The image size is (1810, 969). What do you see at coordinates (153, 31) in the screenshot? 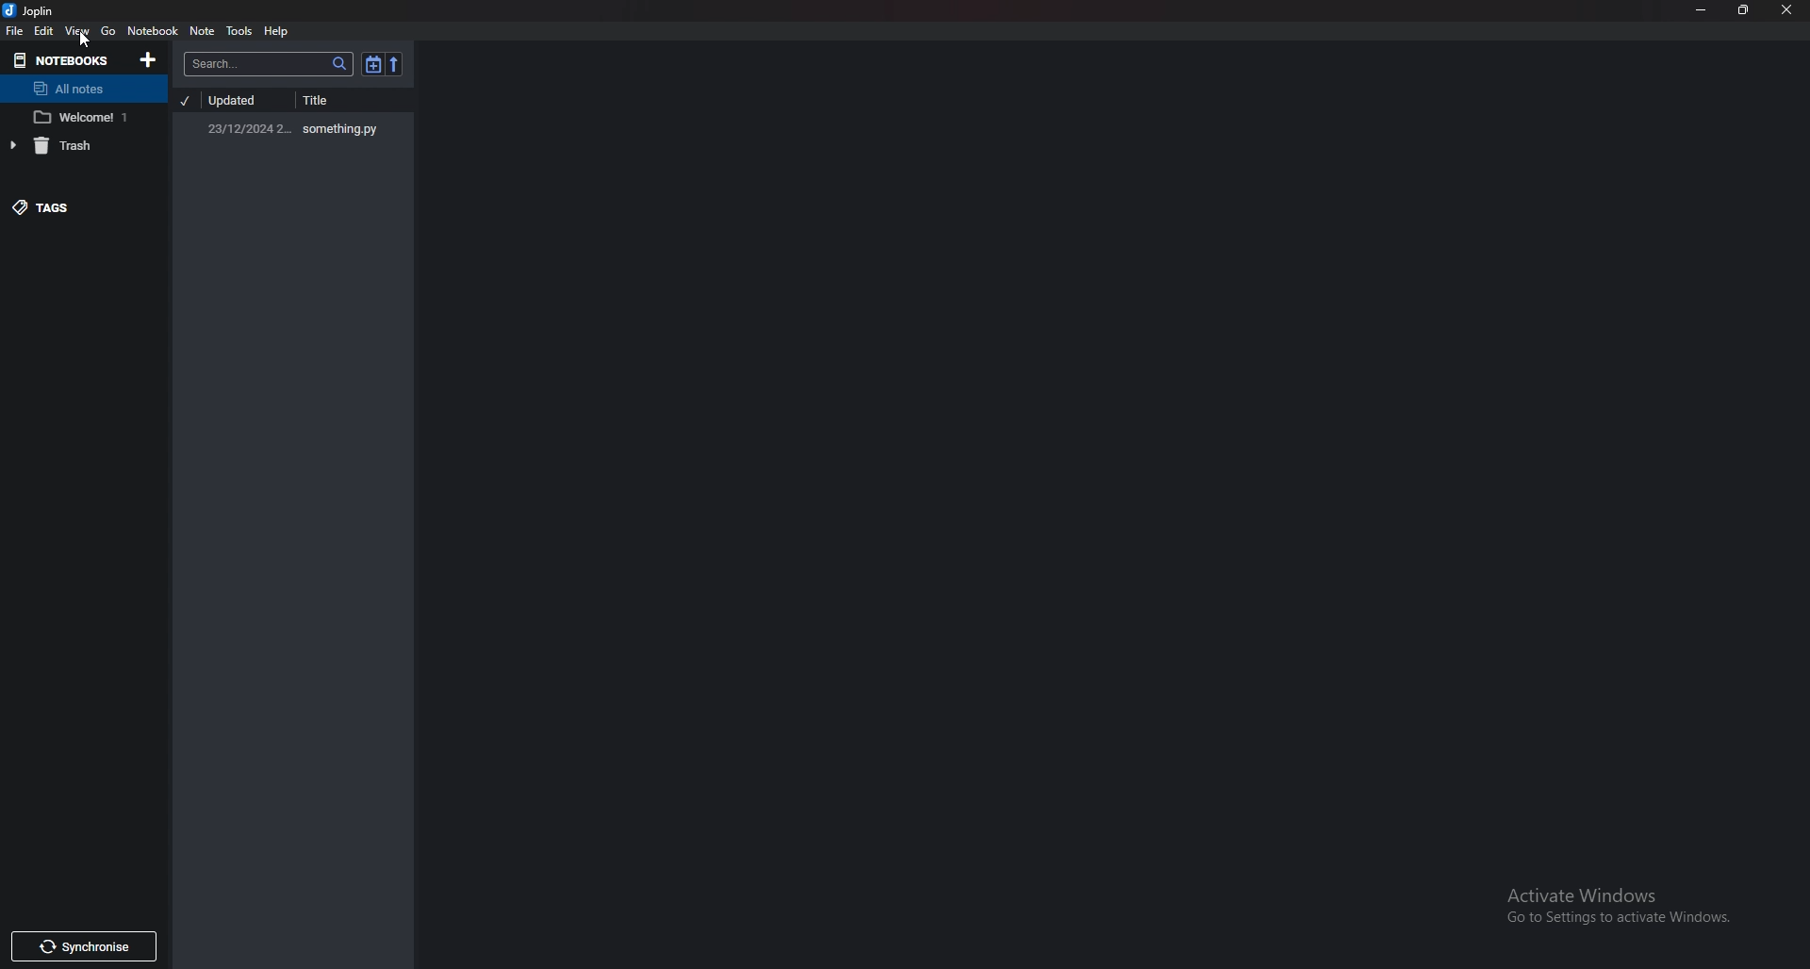
I see `Notebook` at bounding box center [153, 31].